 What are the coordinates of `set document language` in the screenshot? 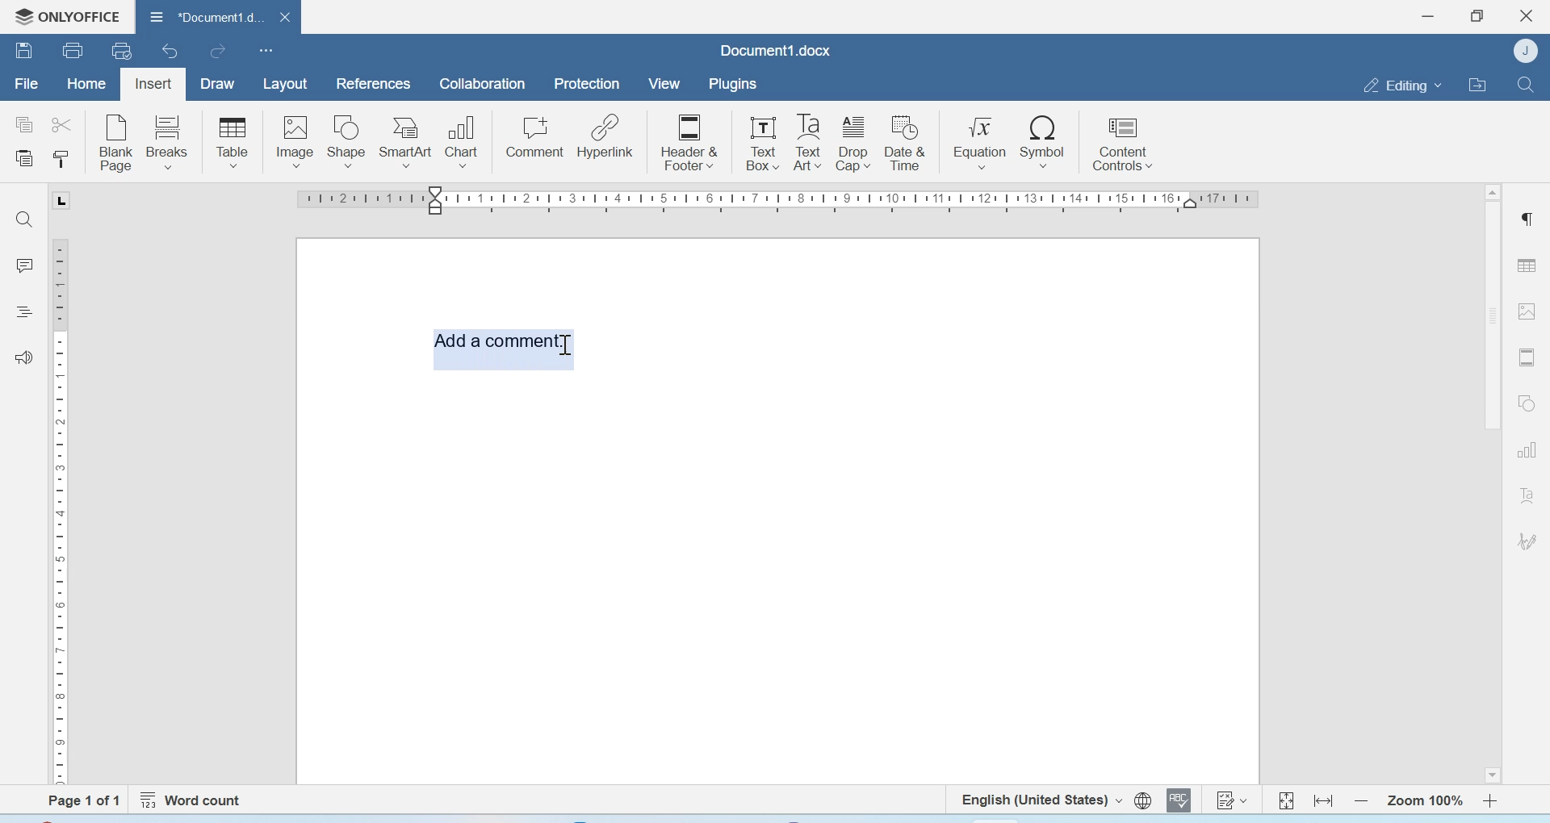 It's located at (1143, 800).